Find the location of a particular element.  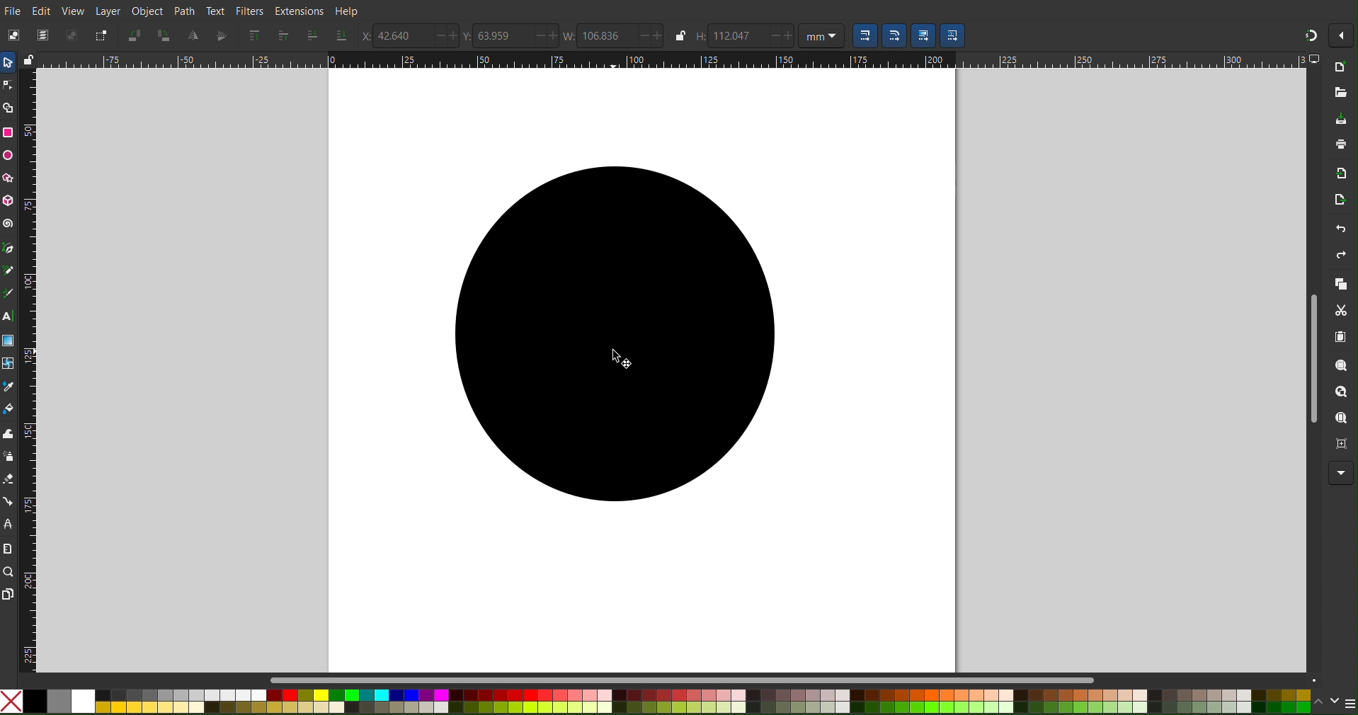

Scrollbar is located at coordinates (795, 680).